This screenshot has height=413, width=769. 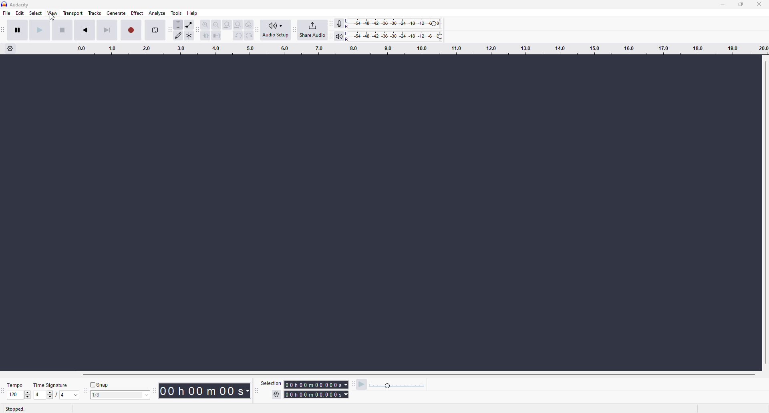 What do you see at coordinates (275, 395) in the screenshot?
I see `setting` at bounding box center [275, 395].